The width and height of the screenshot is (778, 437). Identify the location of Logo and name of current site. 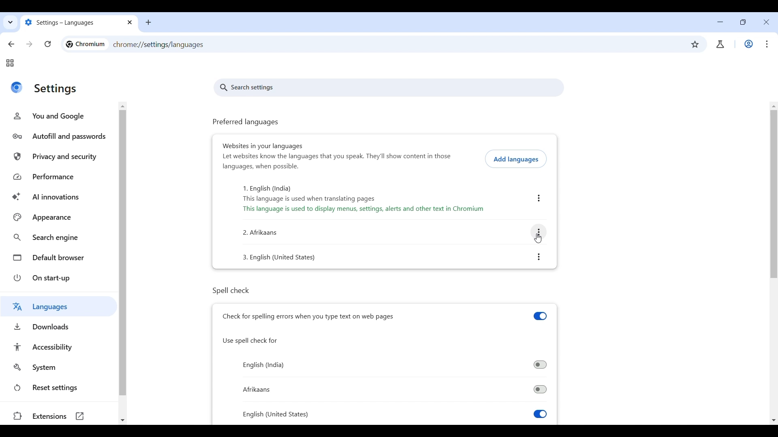
(85, 44).